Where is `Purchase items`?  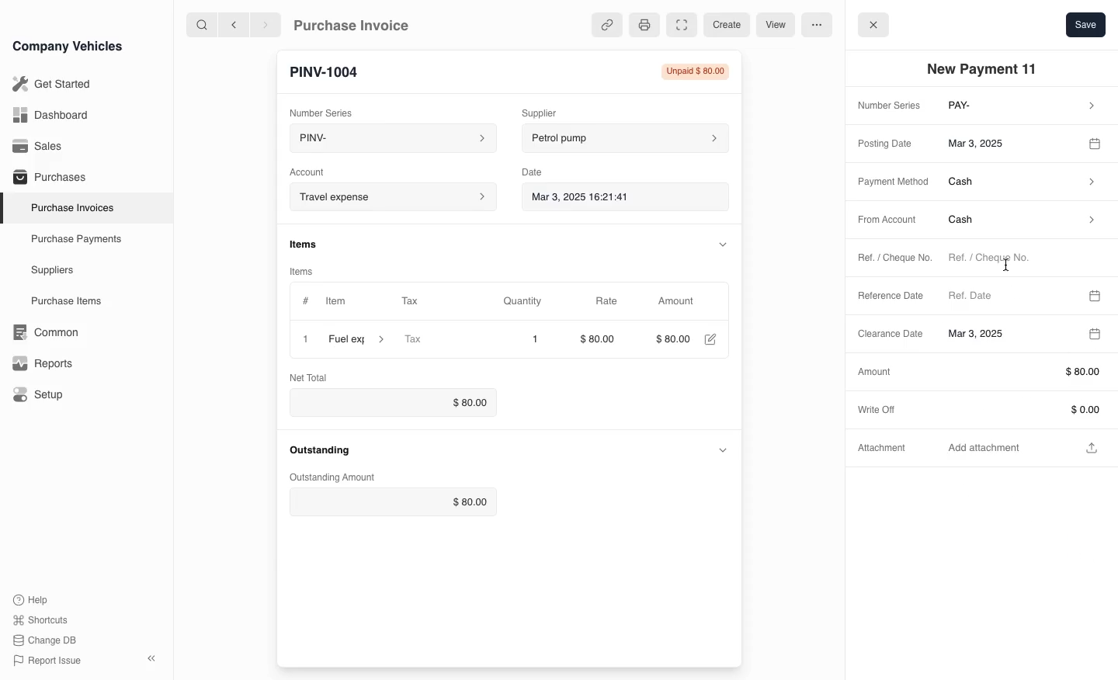 Purchase items is located at coordinates (61, 301).